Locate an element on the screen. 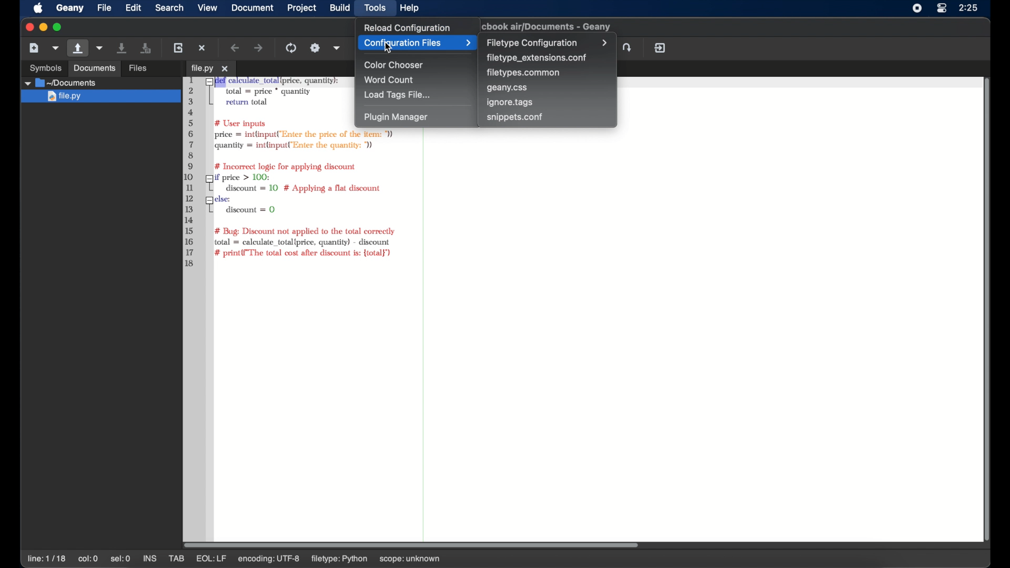 The image size is (1010, 568). geany is located at coordinates (549, 26).